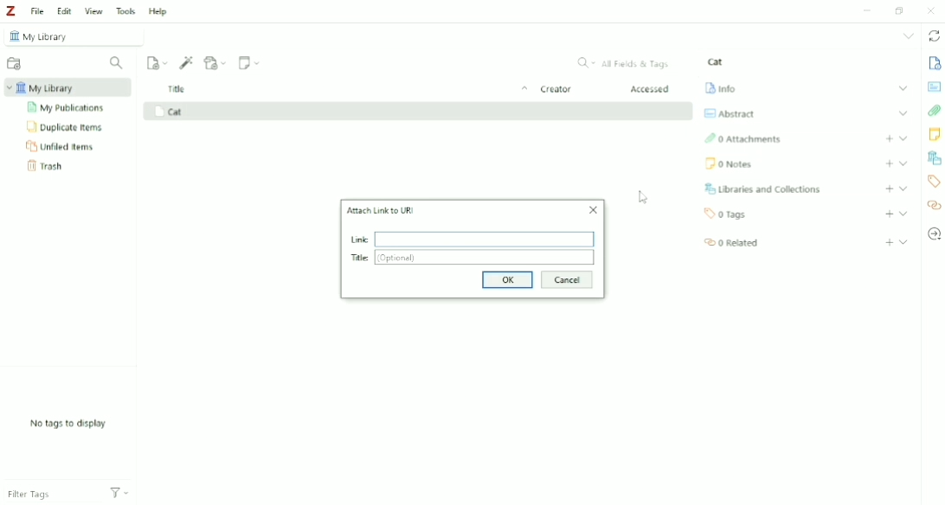 This screenshot has width=945, height=505. What do you see at coordinates (68, 87) in the screenshot?
I see `My Librar` at bounding box center [68, 87].